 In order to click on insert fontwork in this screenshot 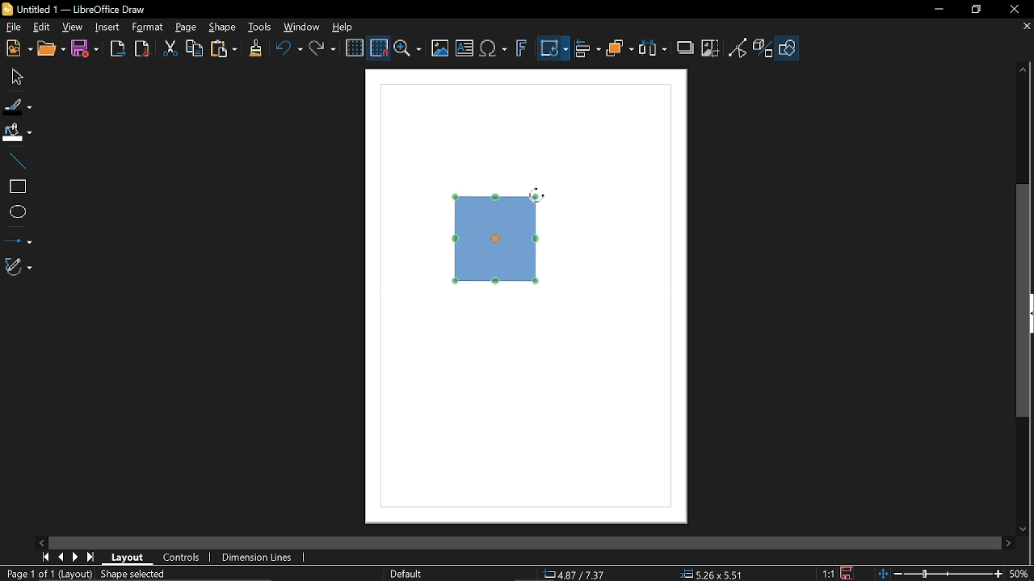, I will do `click(519, 48)`.